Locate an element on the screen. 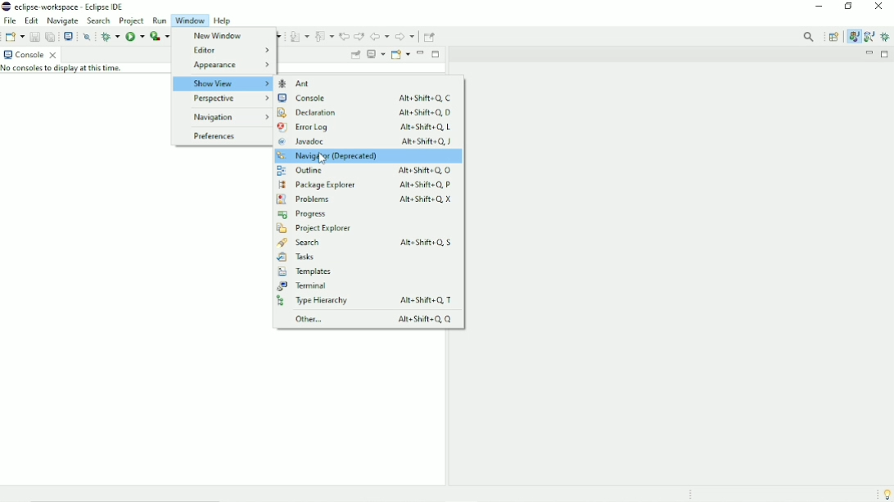 The height and width of the screenshot is (502, 894). Open Perspective is located at coordinates (833, 37).